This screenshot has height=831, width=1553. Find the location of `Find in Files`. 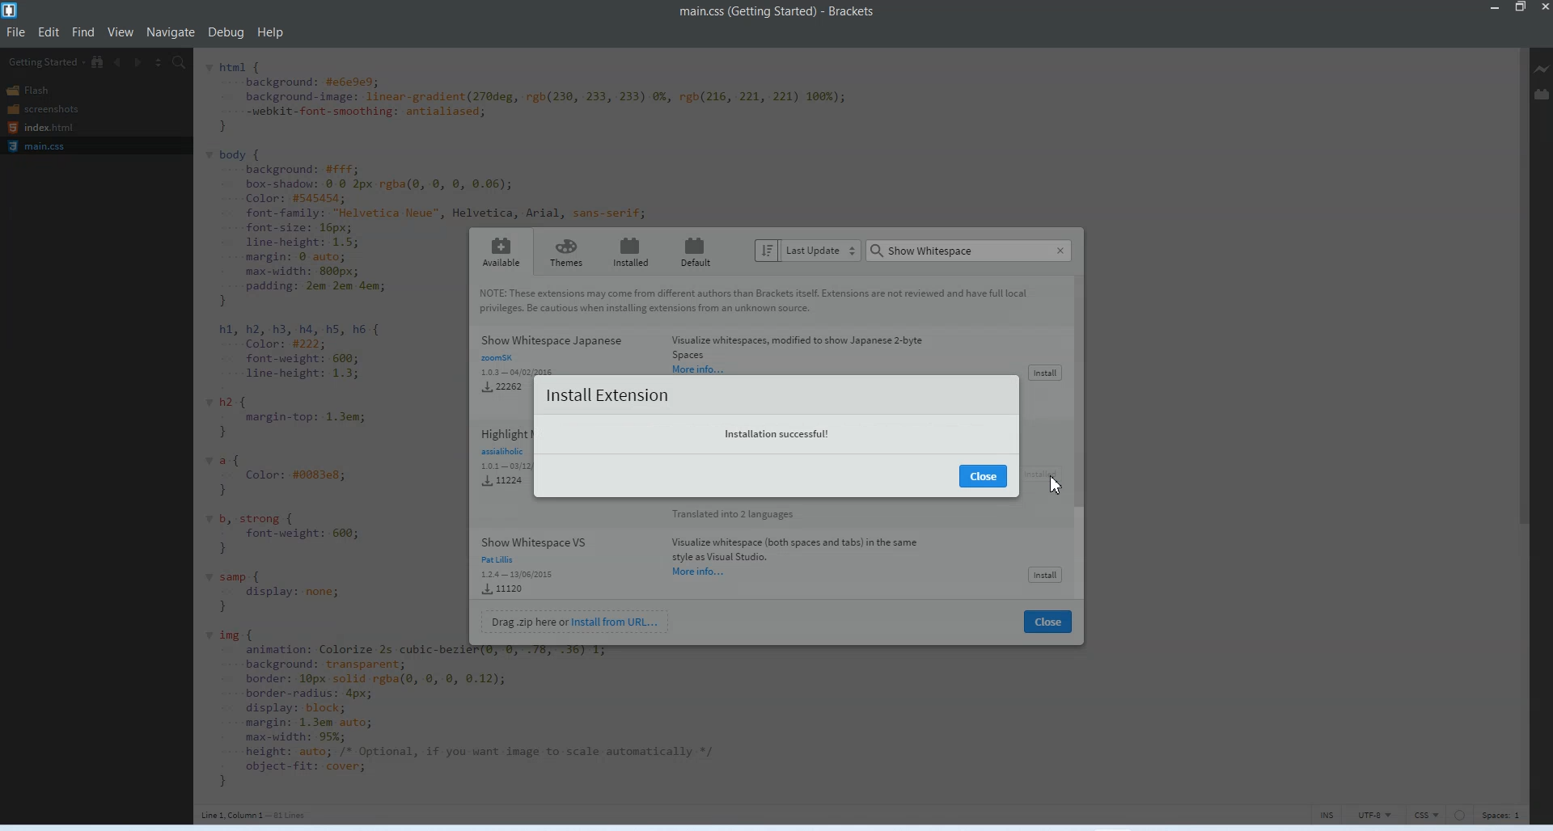

Find in Files is located at coordinates (180, 61).